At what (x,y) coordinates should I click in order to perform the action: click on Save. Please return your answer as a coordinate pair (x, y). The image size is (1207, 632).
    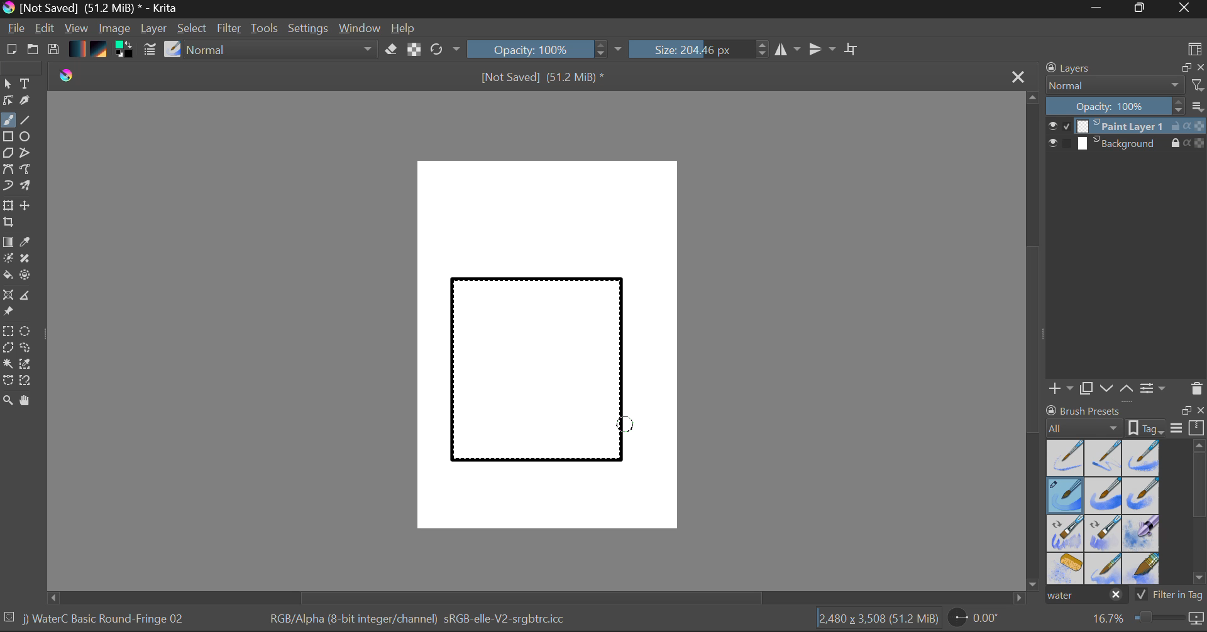
    Looking at the image, I should click on (53, 50).